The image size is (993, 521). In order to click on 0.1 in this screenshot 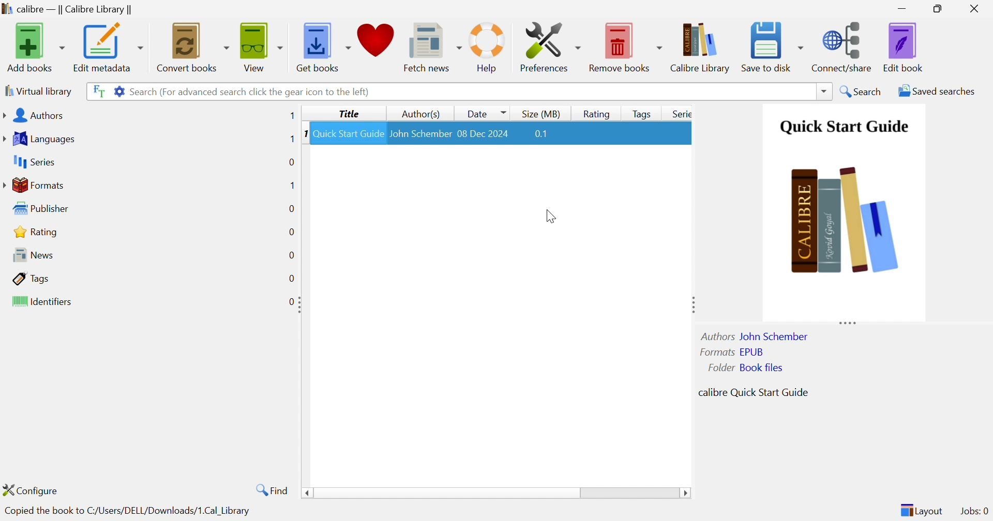, I will do `click(546, 134)`.